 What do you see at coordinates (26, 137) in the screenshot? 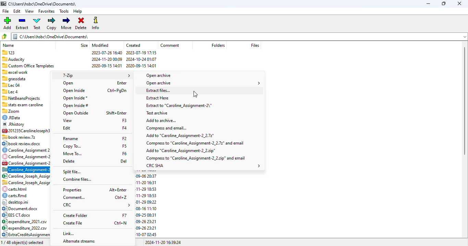
I see `25 book review.7z 10065 2024-11-20 15:49 2024-11-20 15:49` at bounding box center [26, 137].